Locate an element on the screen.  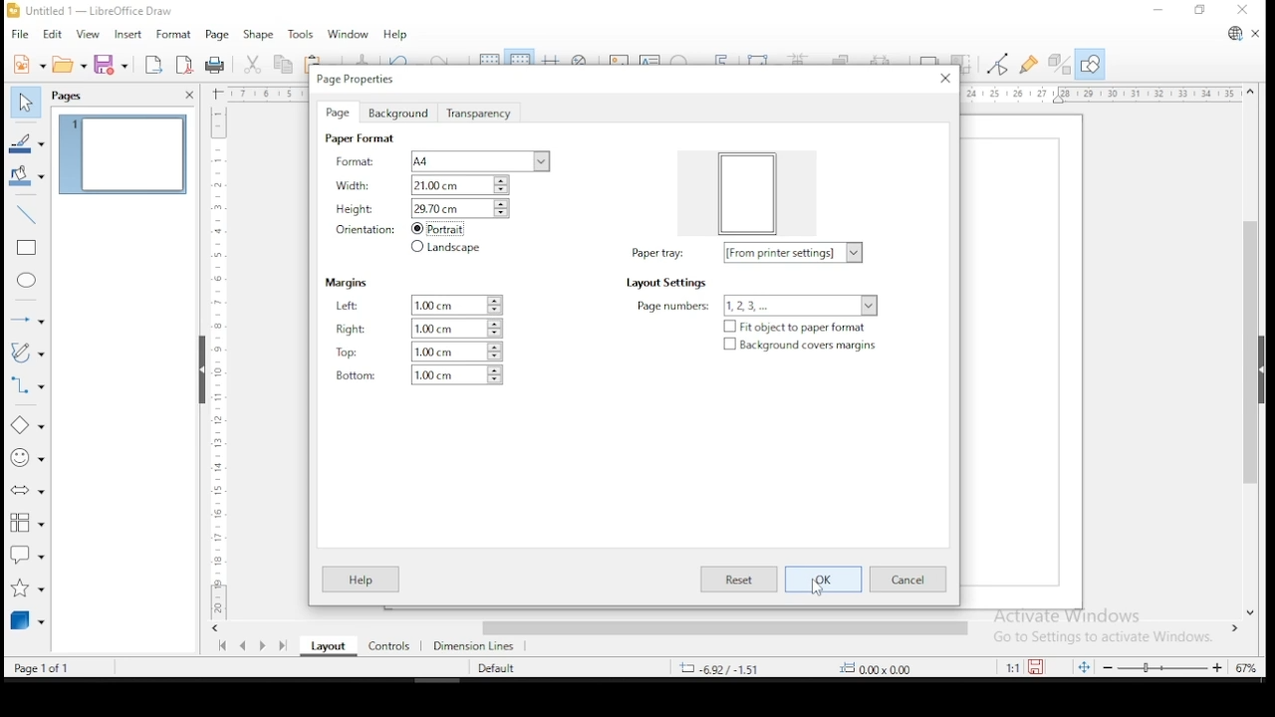
3D objects is located at coordinates (27, 621).